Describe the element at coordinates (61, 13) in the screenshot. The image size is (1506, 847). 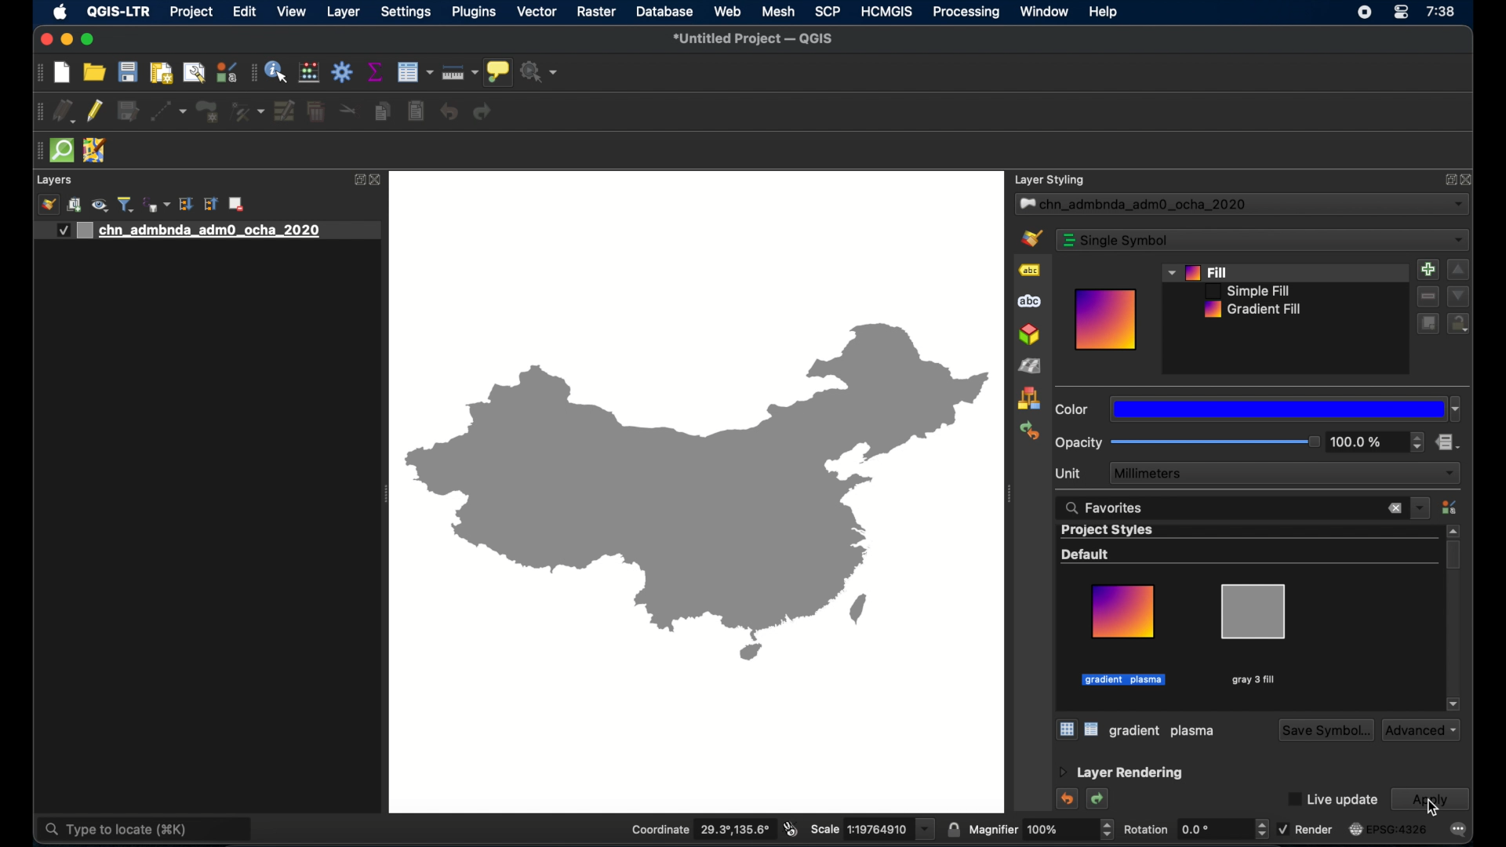
I see `apple icon` at that location.